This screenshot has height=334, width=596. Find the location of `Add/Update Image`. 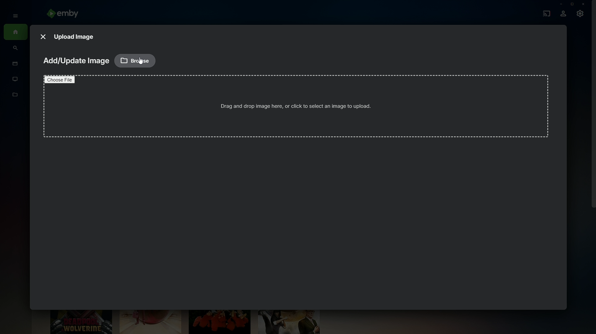

Add/Update Image is located at coordinates (75, 61).